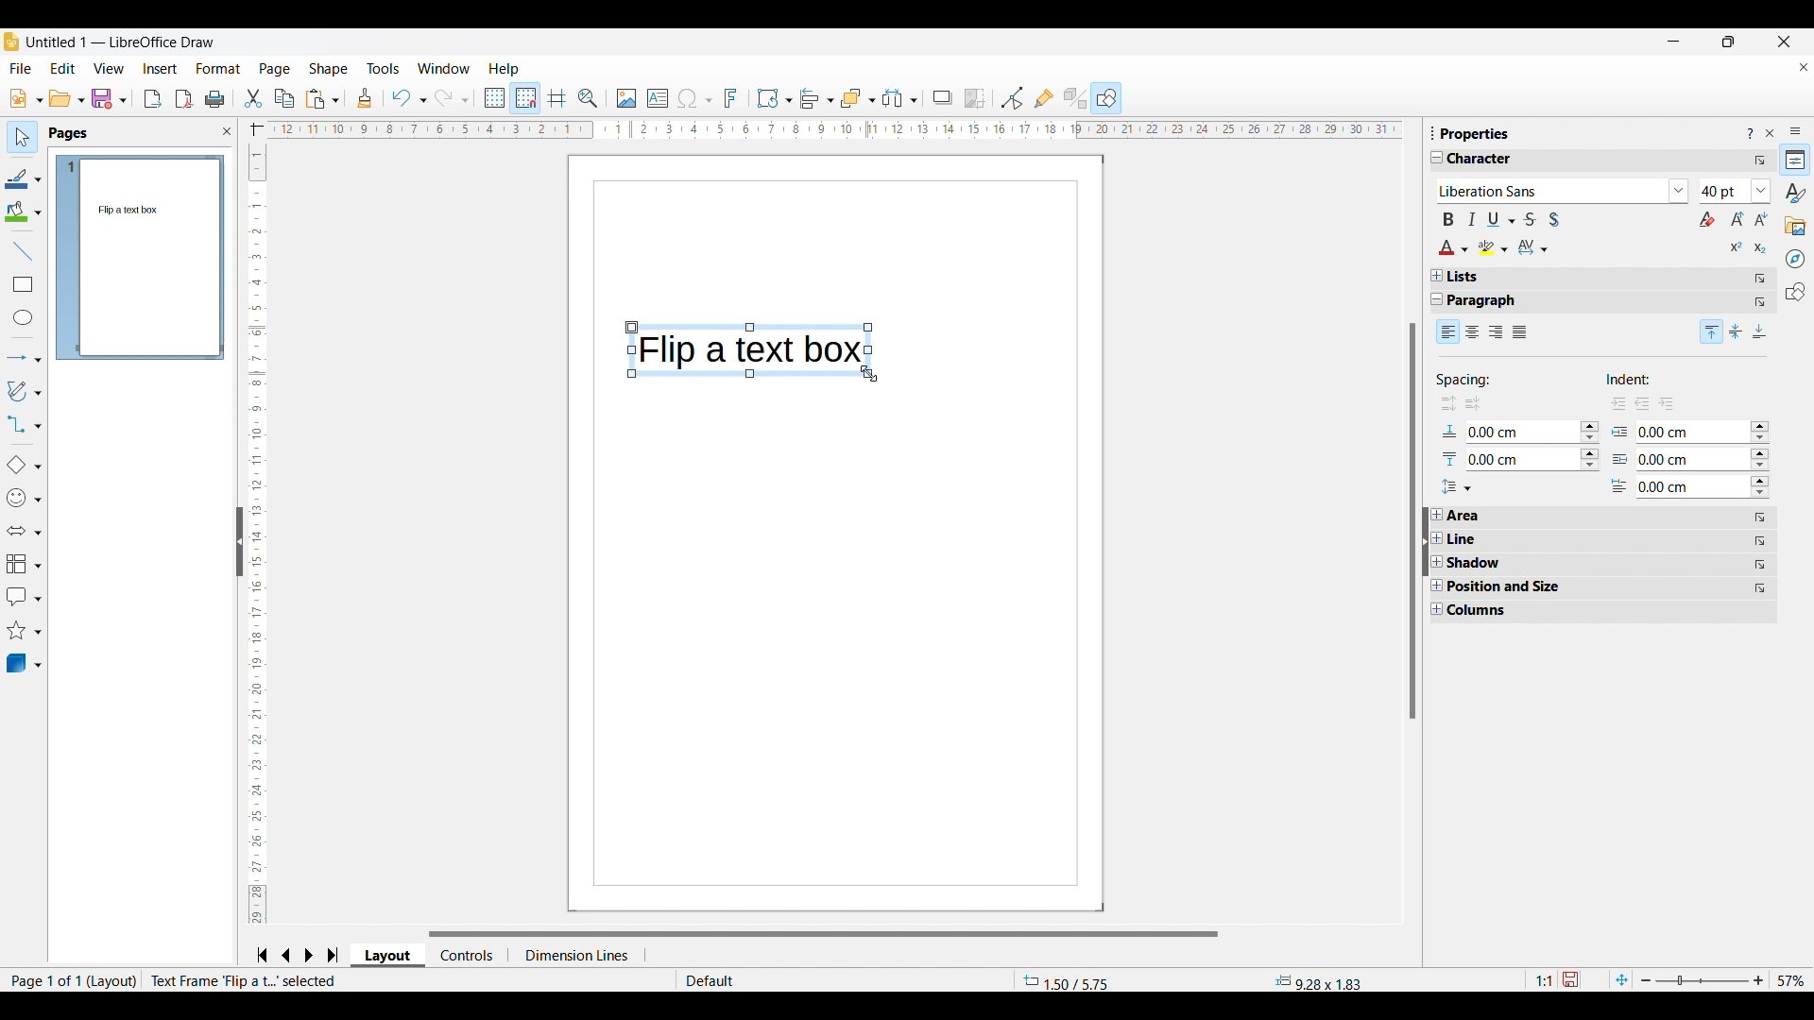  Describe the element at coordinates (694, 99) in the screenshot. I see `Insert special character options` at that location.